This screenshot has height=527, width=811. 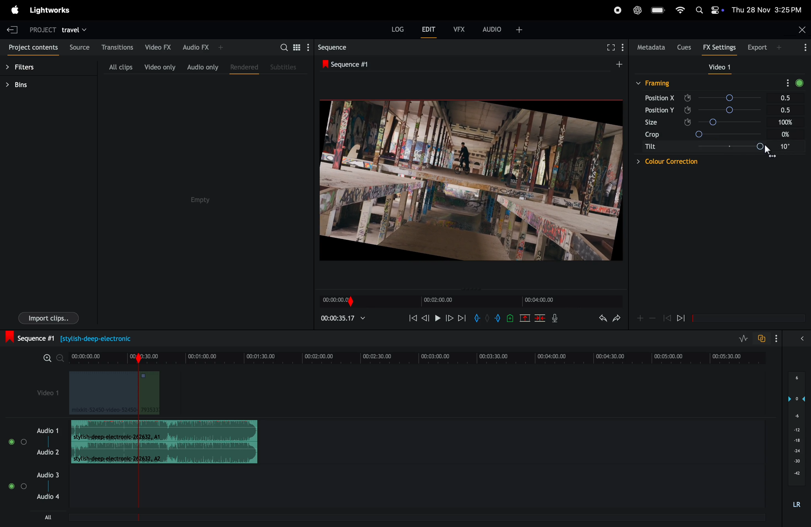 I want to click on add audio, so click(x=502, y=32).